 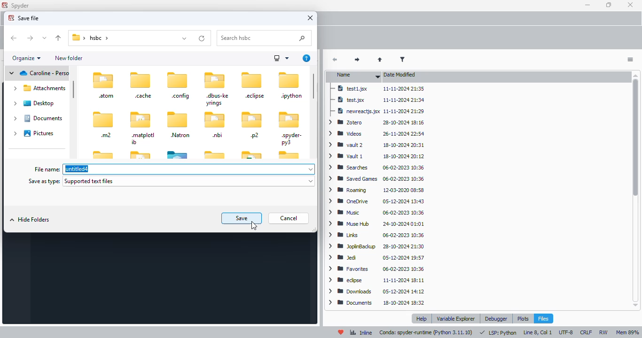 I want to click on Documents, so click(x=39, y=118).